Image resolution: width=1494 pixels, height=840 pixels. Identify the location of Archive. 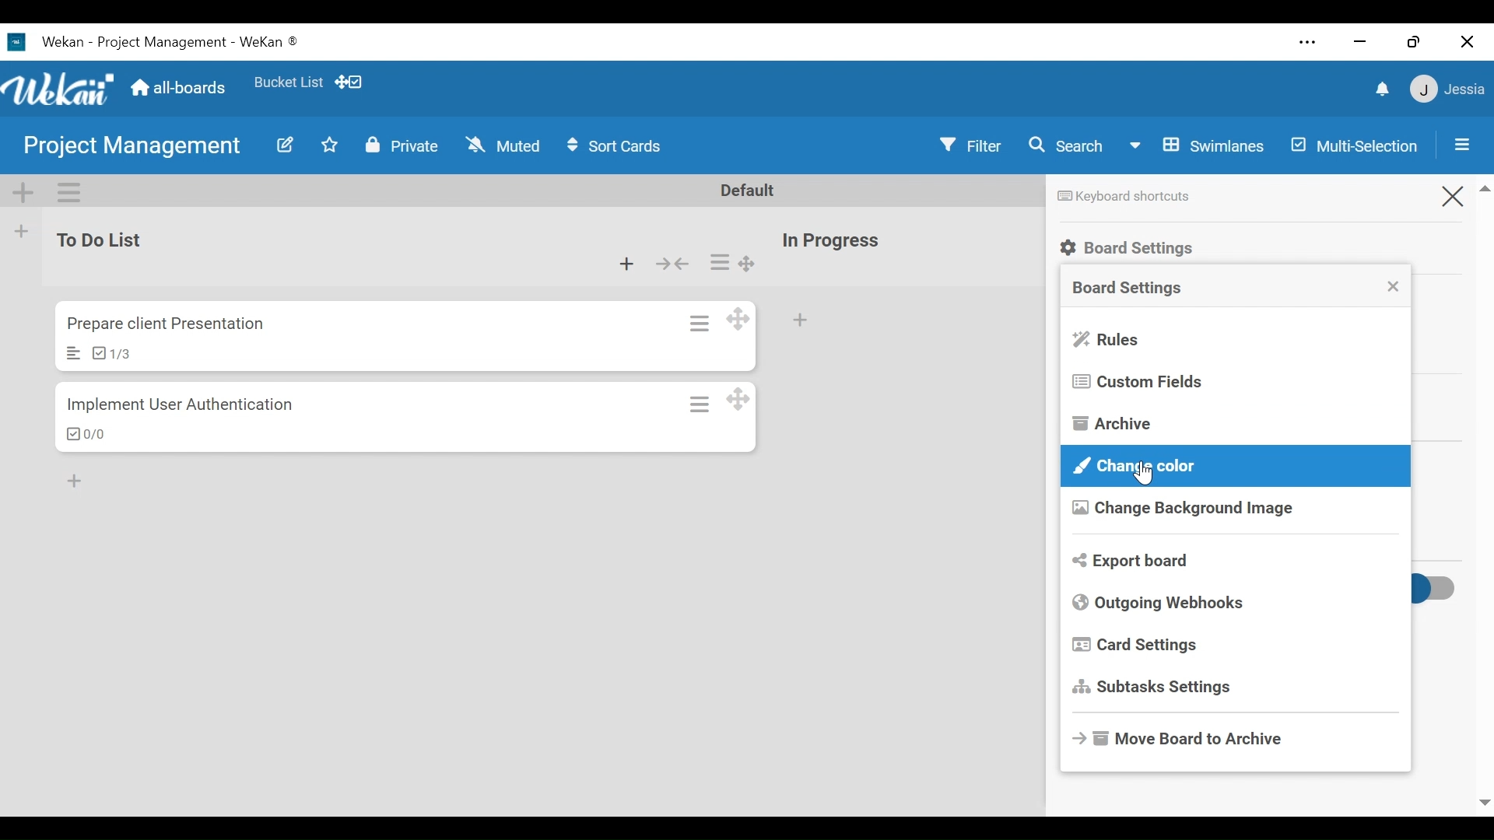
(1114, 425).